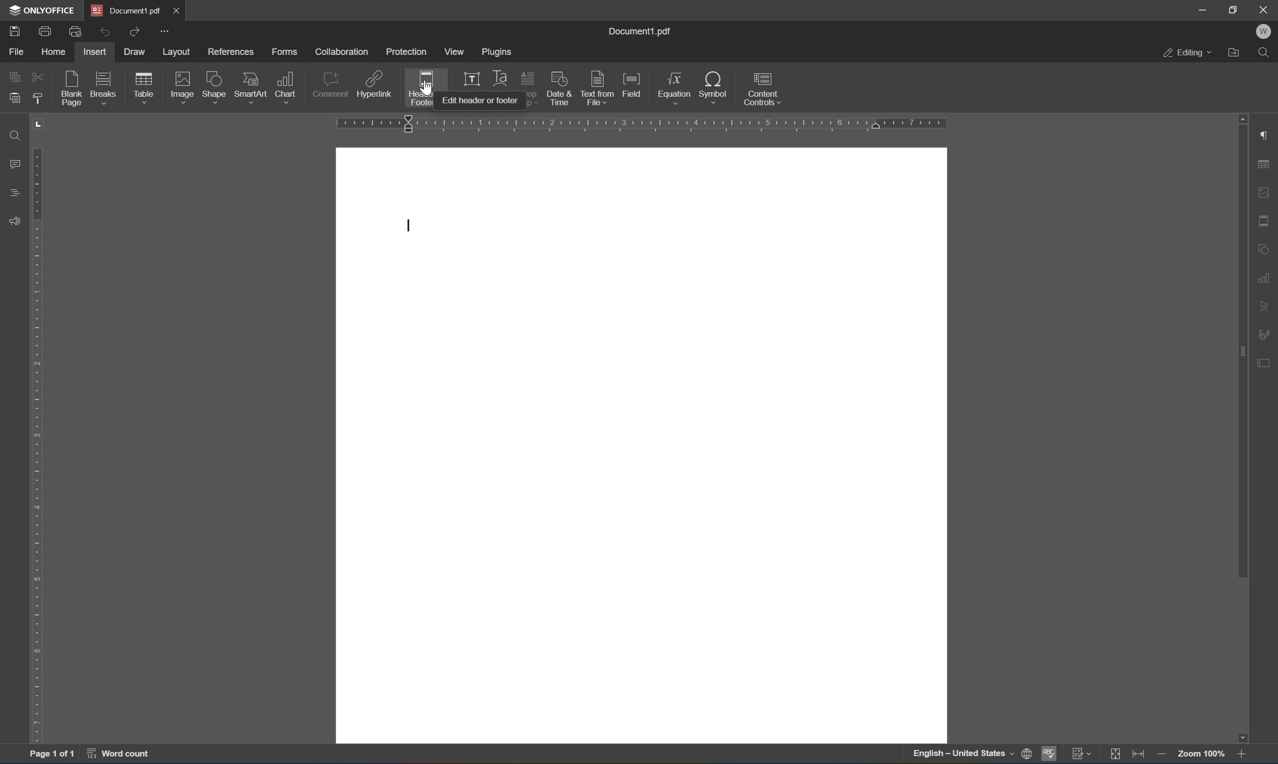  Describe the element at coordinates (419, 89) in the screenshot. I see `header & footer` at that location.